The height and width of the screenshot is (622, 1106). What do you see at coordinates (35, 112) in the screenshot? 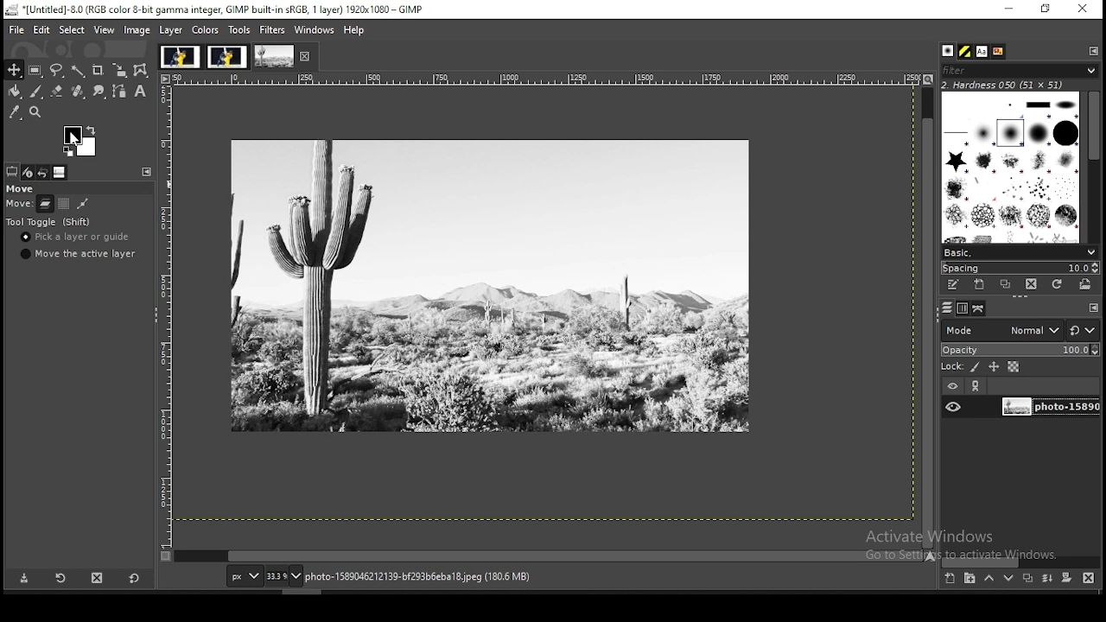
I see `zoom tool` at bounding box center [35, 112].